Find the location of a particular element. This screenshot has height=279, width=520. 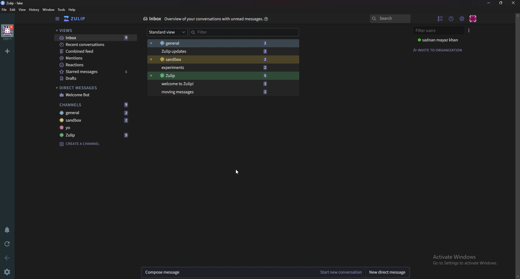

search is located at coordinates (390, 18).